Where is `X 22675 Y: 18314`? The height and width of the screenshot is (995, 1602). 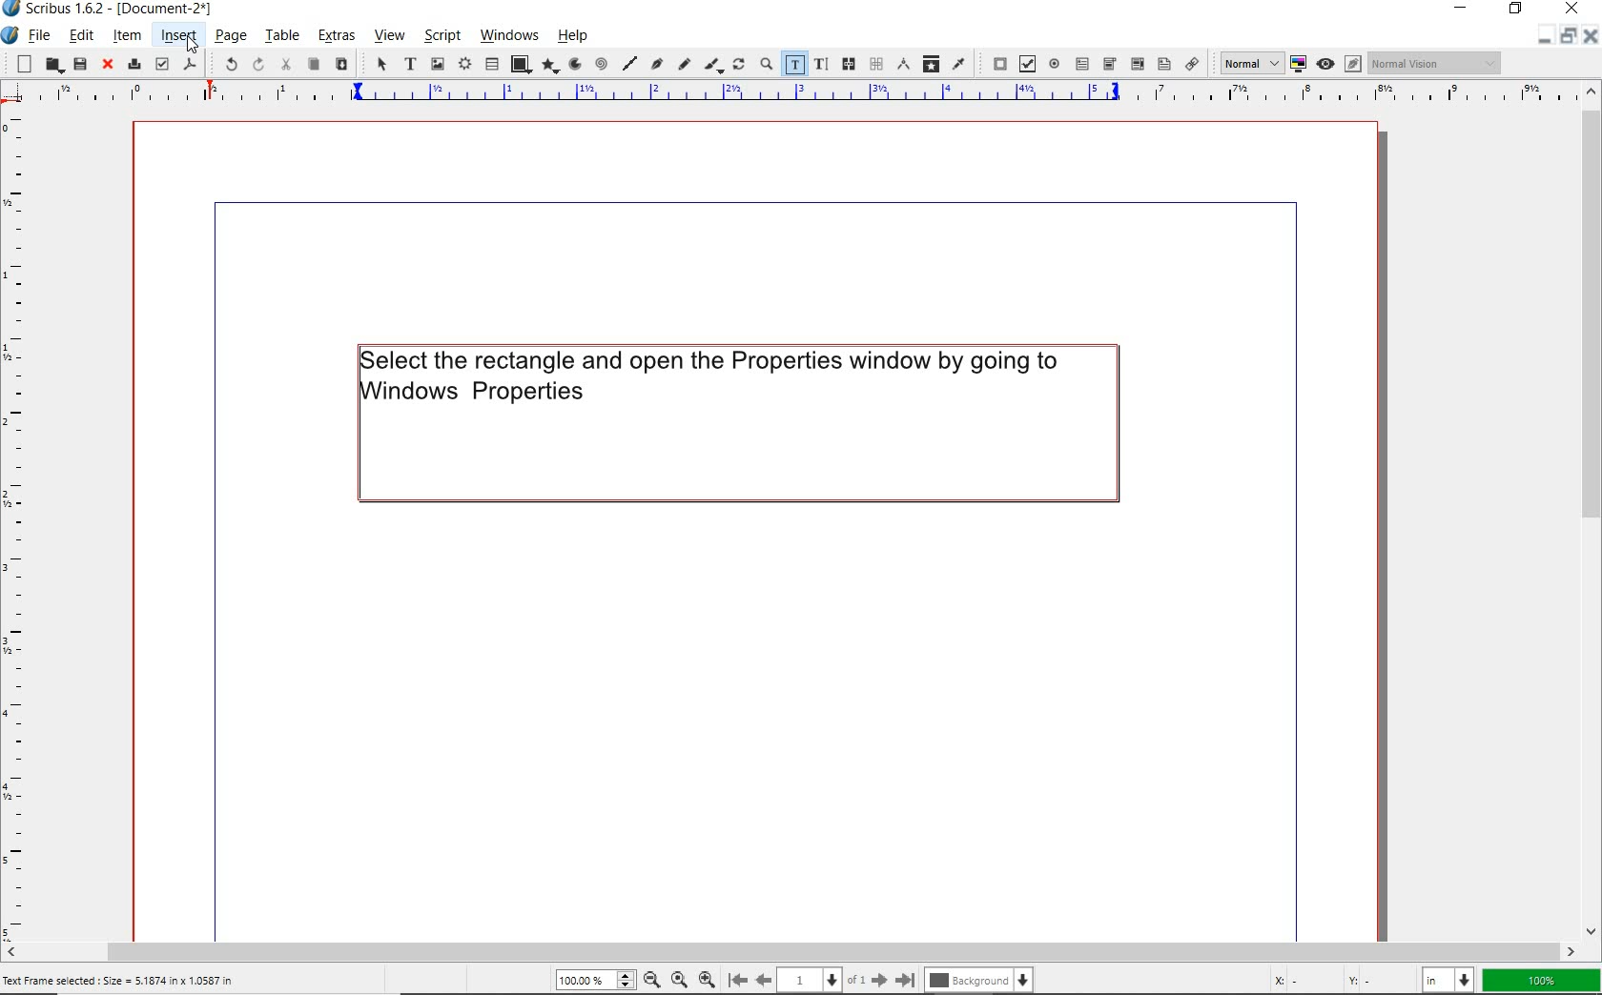 X 22675 Y: 18314 is located at coordinates (1336, 977).